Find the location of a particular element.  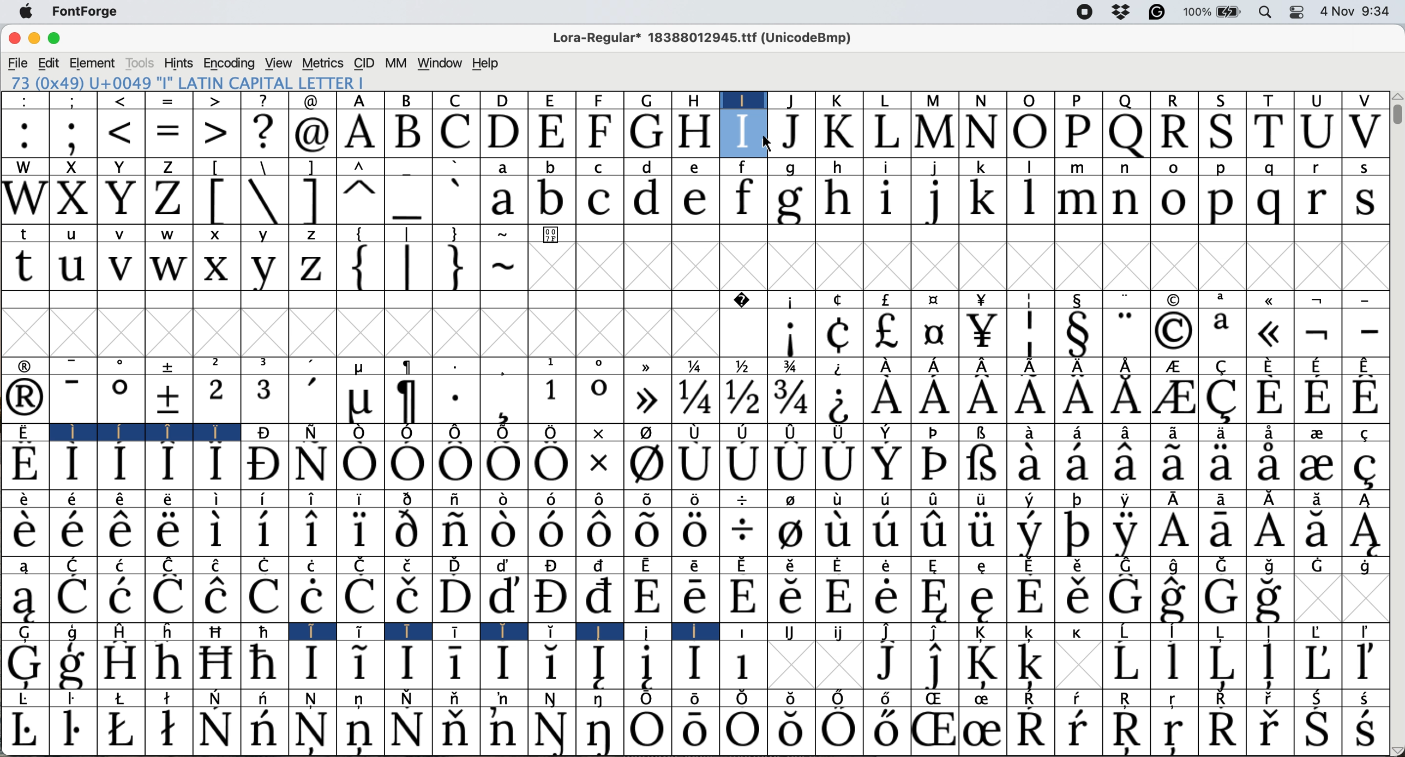

Symbol is located at coordinates (742, 532).